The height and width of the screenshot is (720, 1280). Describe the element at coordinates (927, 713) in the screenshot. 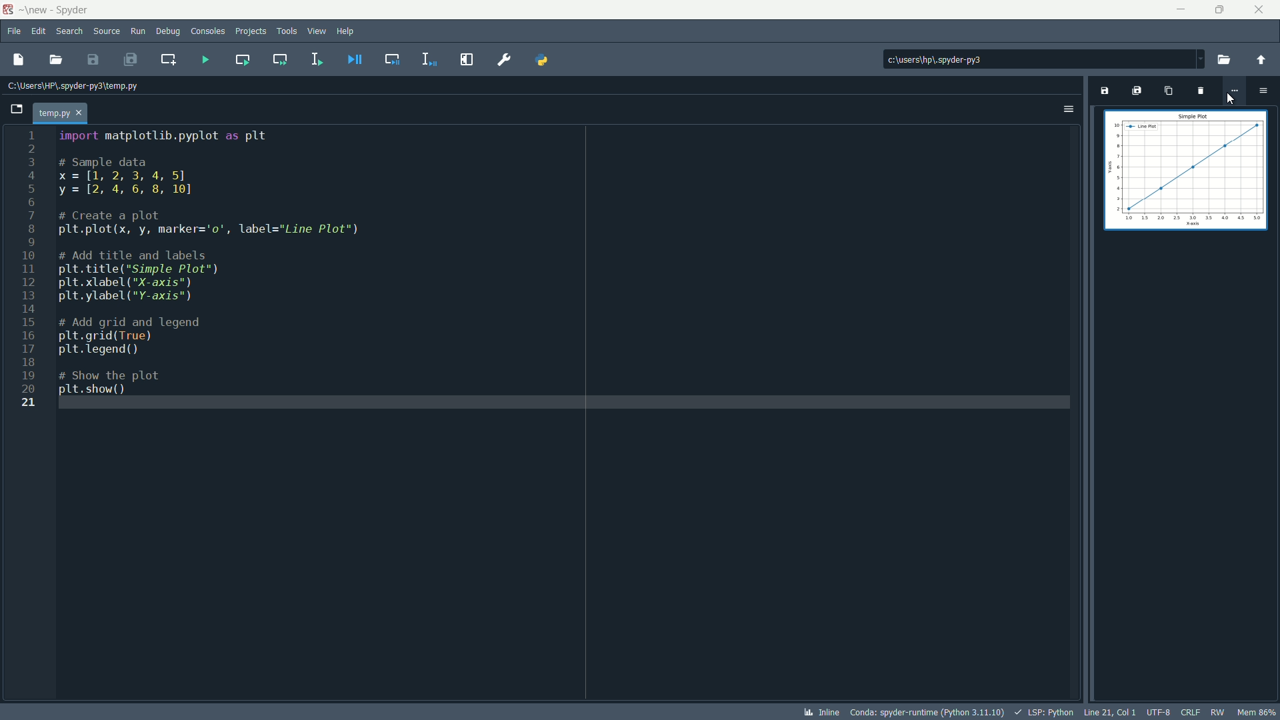

I see `python interpreter` at that location.